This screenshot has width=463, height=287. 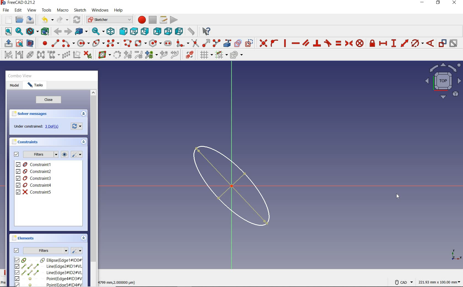 I want to click on macro, so click(x=63, y=10).